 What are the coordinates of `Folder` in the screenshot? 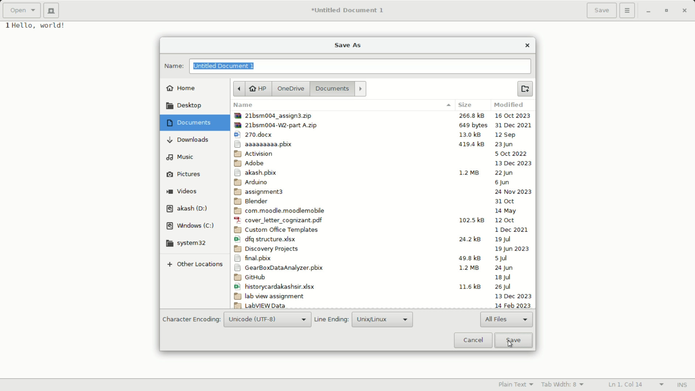 It's located at (383, 193).